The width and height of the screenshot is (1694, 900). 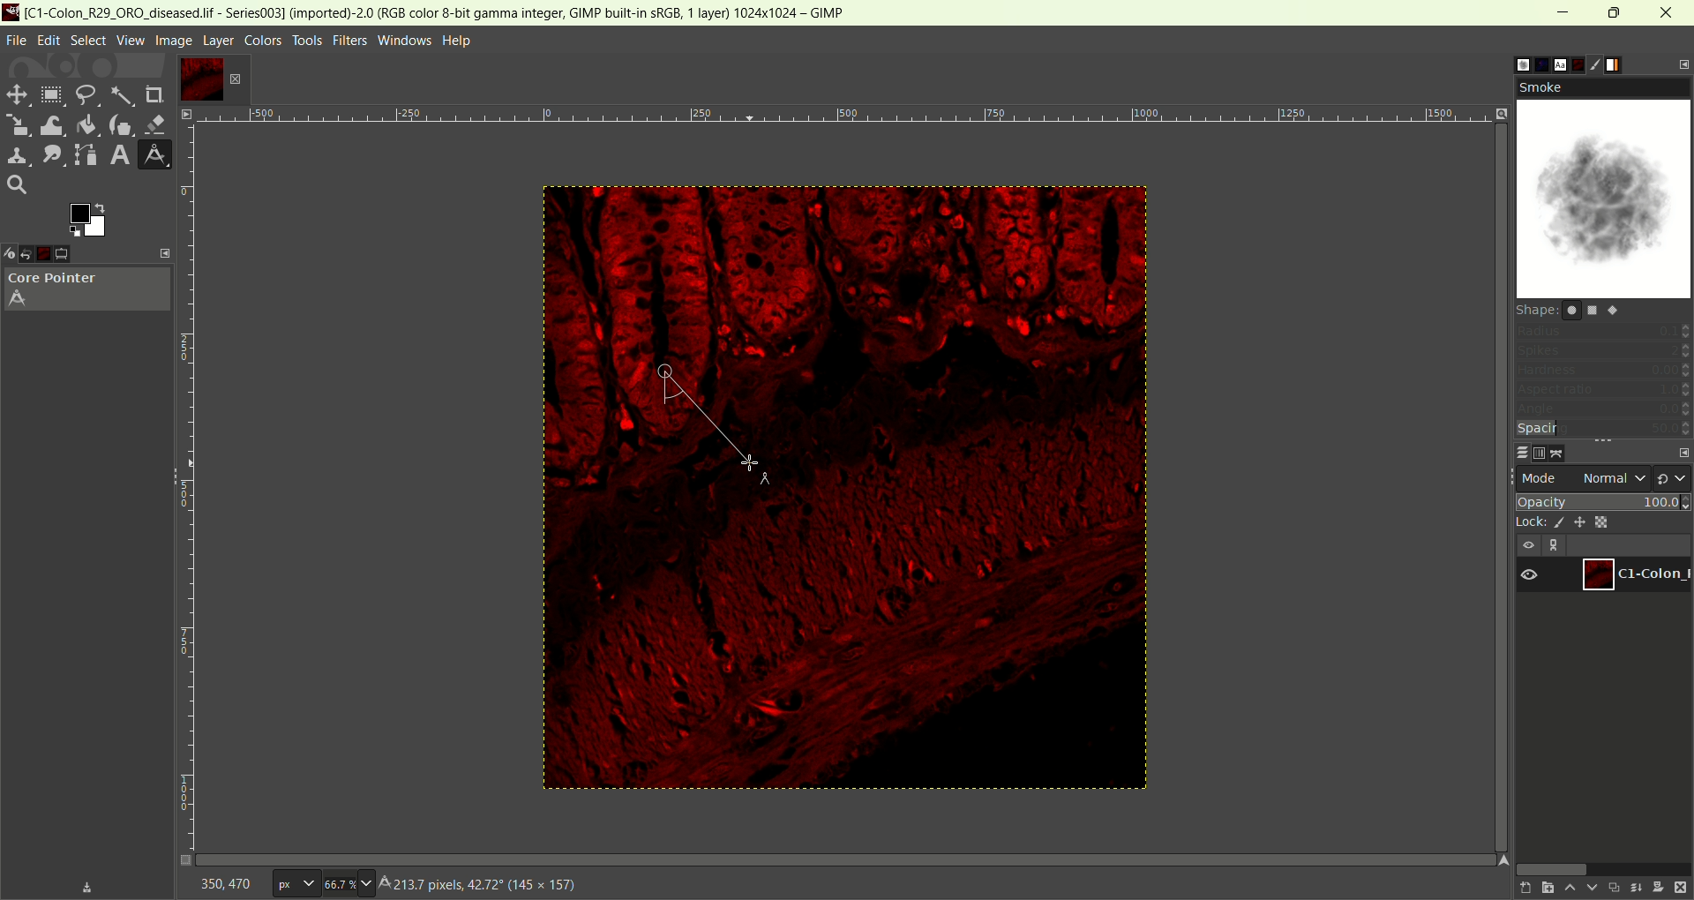 I want to click on logo, so click(x=11, y=11).